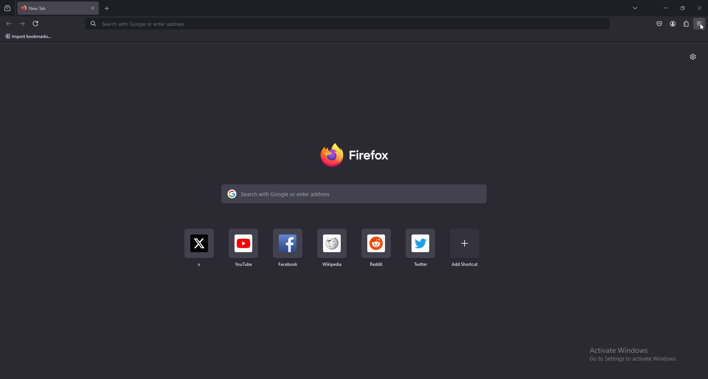 This screenshot has height=379, width=708. I want to click on tab, so click(38, 8).